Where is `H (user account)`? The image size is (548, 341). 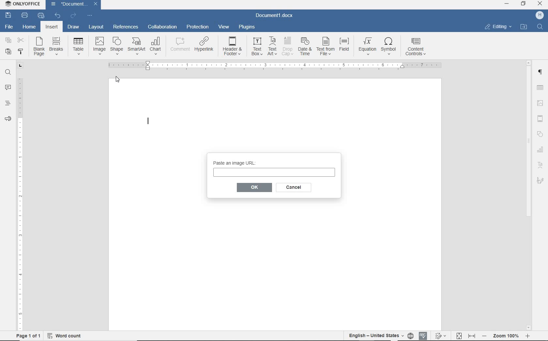 H (user account) is located at coordinates (540, 15).